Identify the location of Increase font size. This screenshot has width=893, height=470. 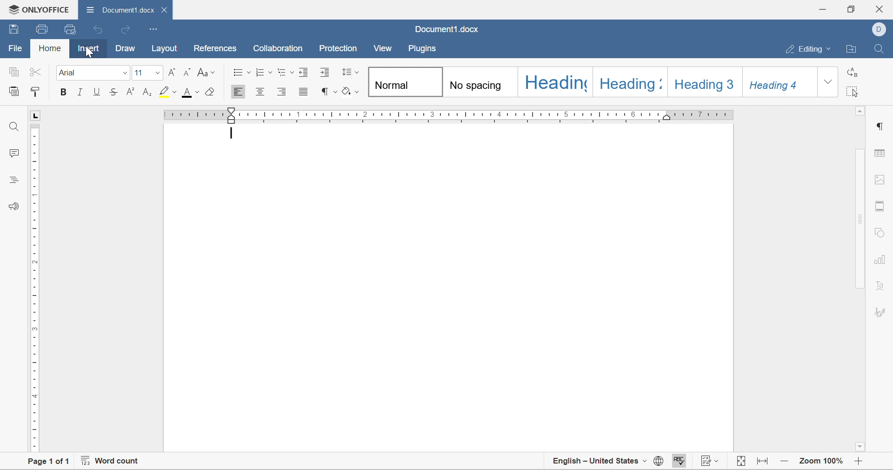
(174, 72).